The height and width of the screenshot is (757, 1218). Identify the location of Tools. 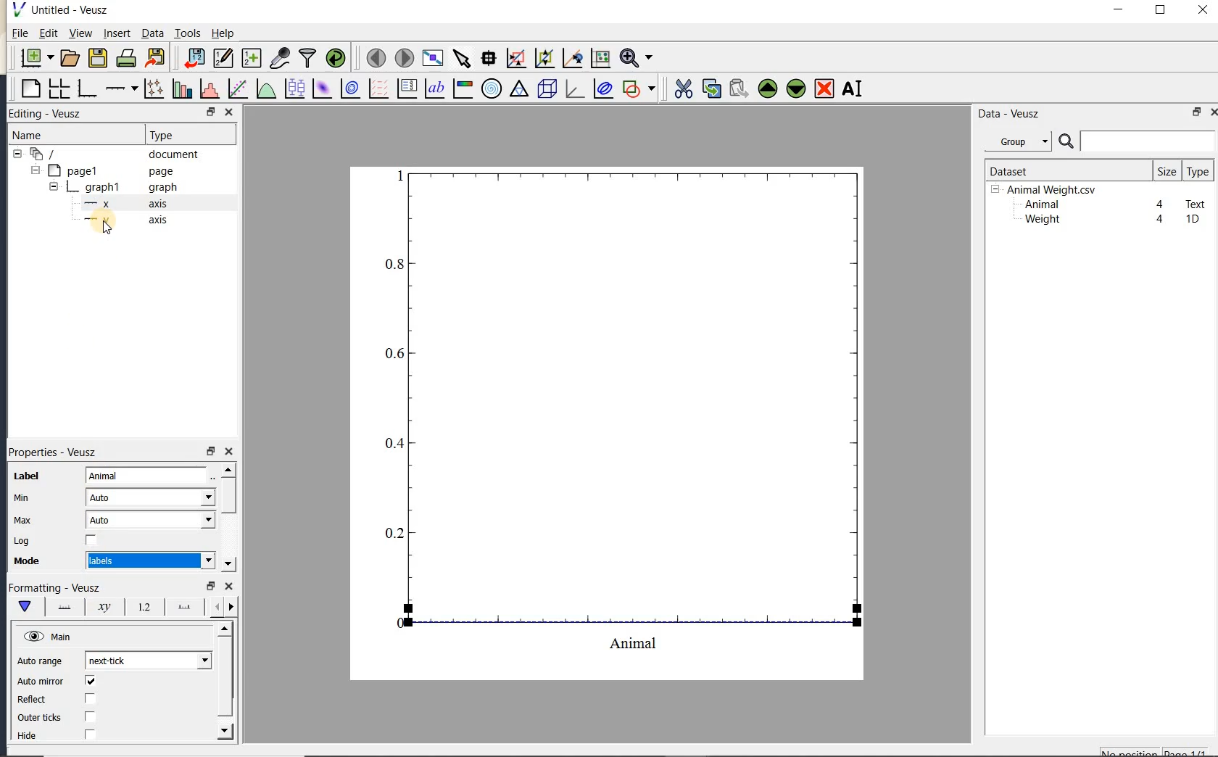
(188, 32).